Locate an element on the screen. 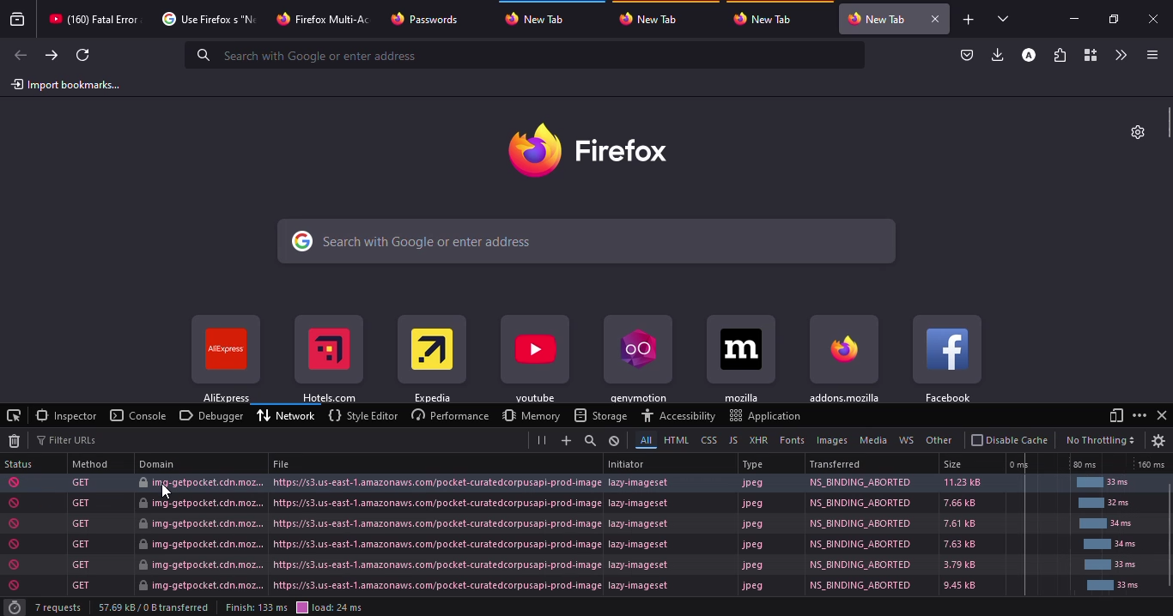 This screenshot has height=616, width=1173. domain is located at coordinates (160, 463).